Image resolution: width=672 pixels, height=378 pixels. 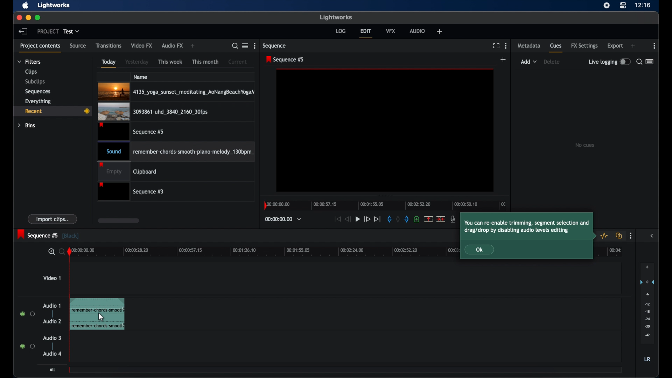 What do you see at coordinates (26, 6) in the screenshot?
I see `apple icon` at bounding box center [26, 6].